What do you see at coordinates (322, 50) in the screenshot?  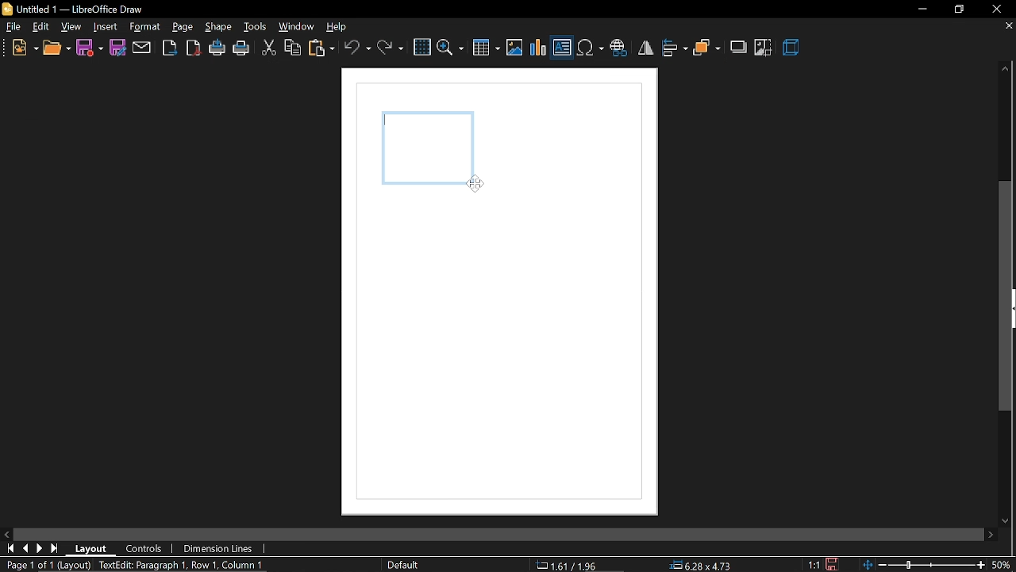 I see `paste` at bounding box center [322, 50].